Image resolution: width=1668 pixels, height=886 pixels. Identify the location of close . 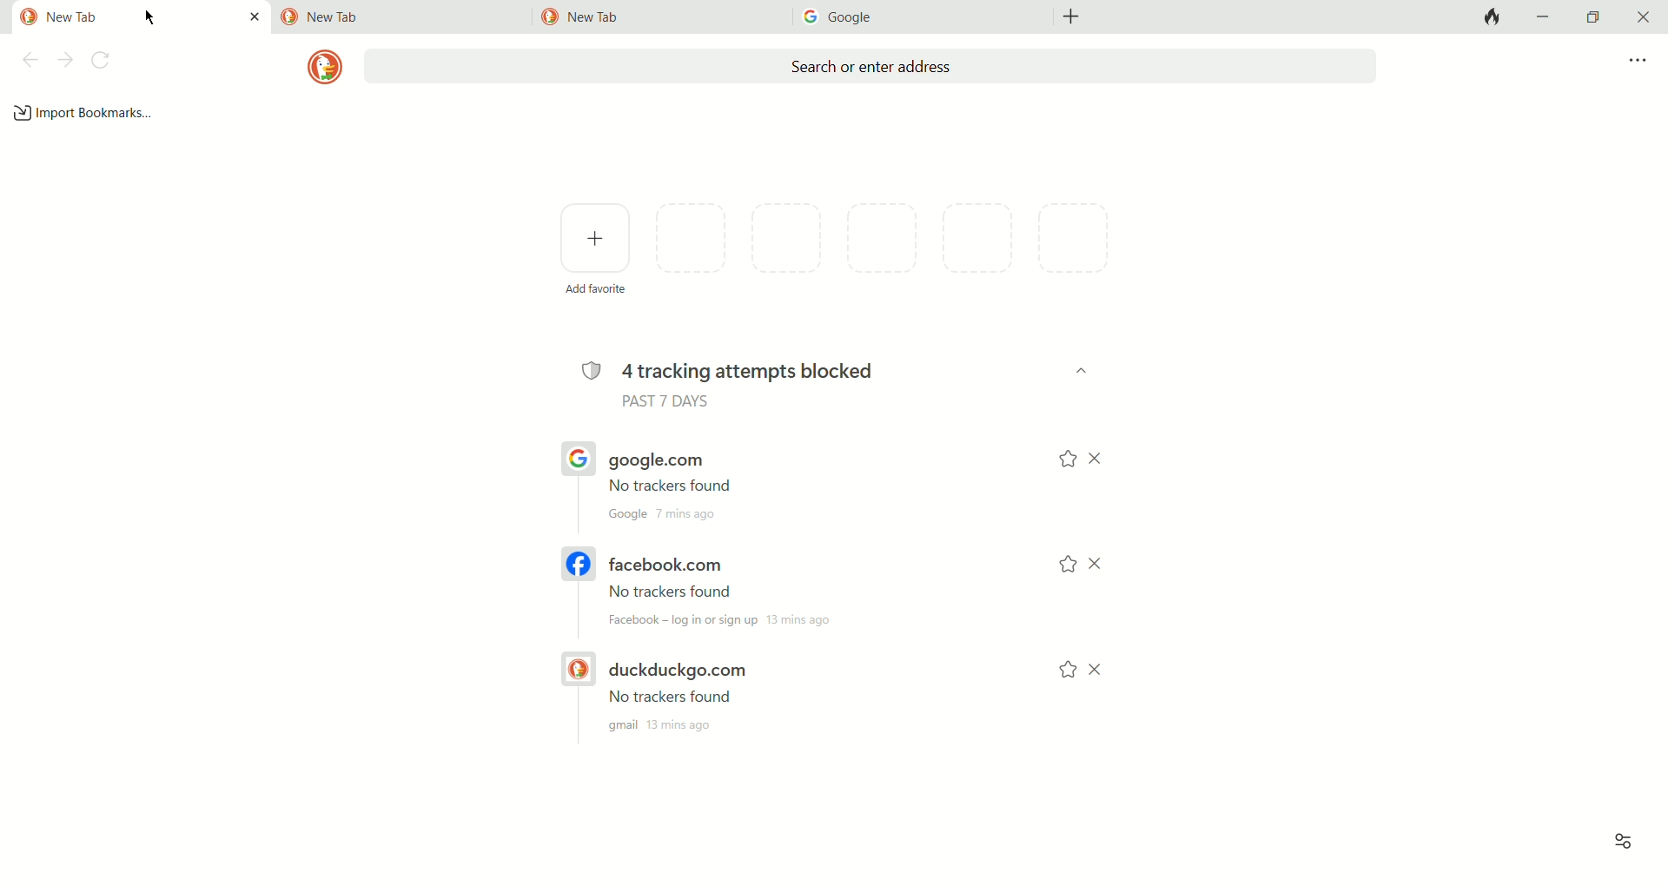
(1102, 669).